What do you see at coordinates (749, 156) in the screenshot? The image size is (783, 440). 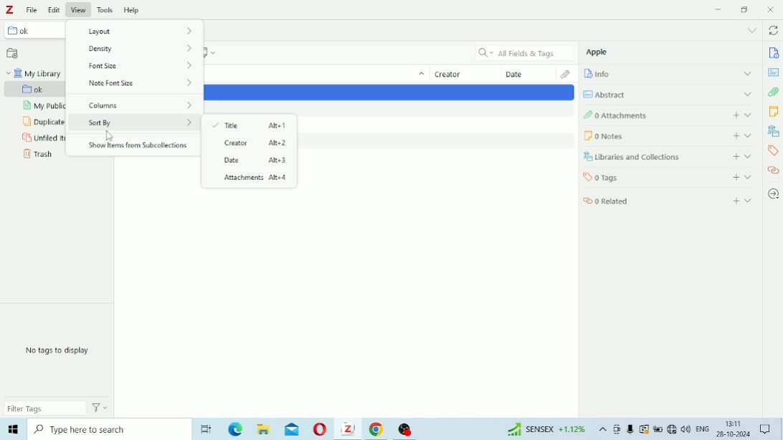 I see `expand` at bounding box center [749, 156].